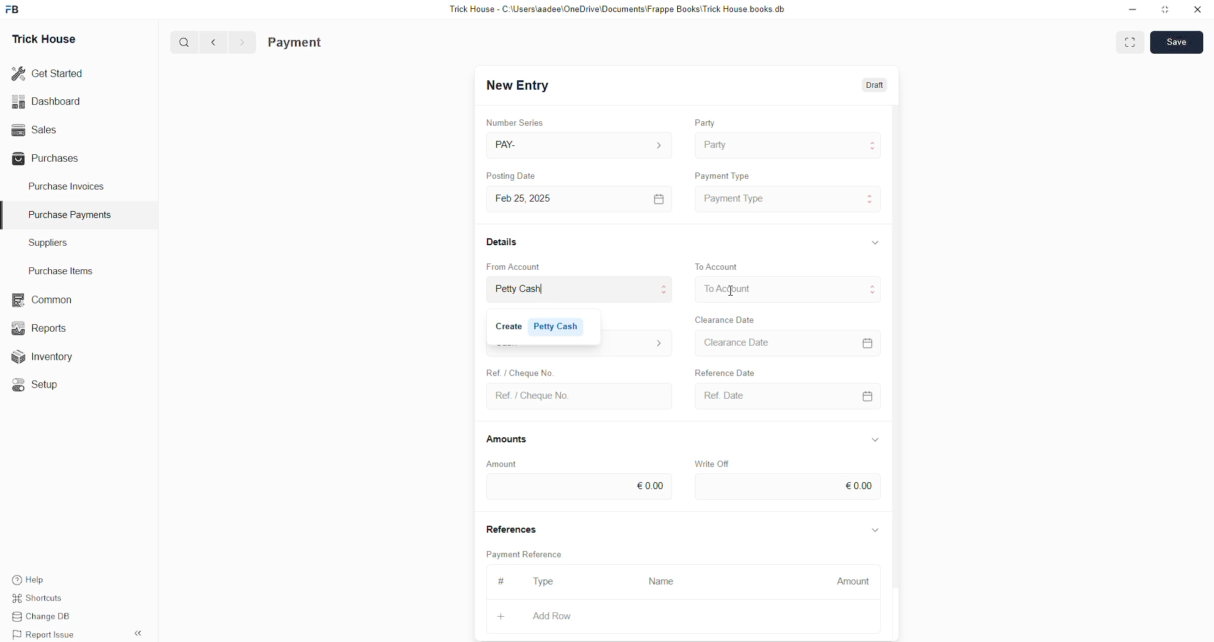  I want to click on Trick House, so click(40, 38).